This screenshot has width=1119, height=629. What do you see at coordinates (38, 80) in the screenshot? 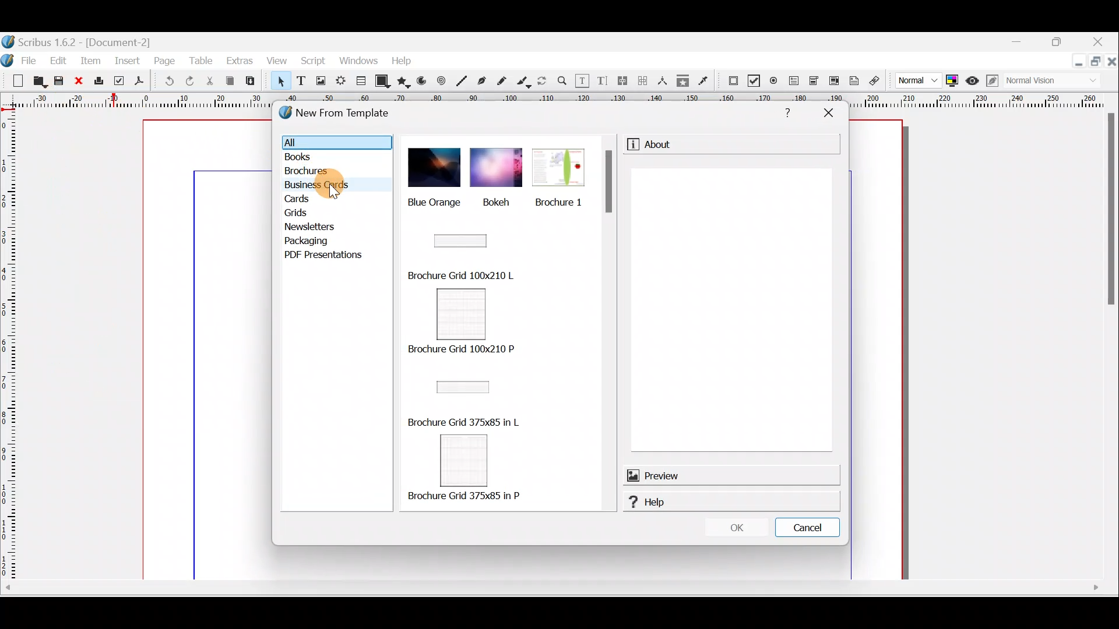
I see `Open` at bounding box center [38, 80].